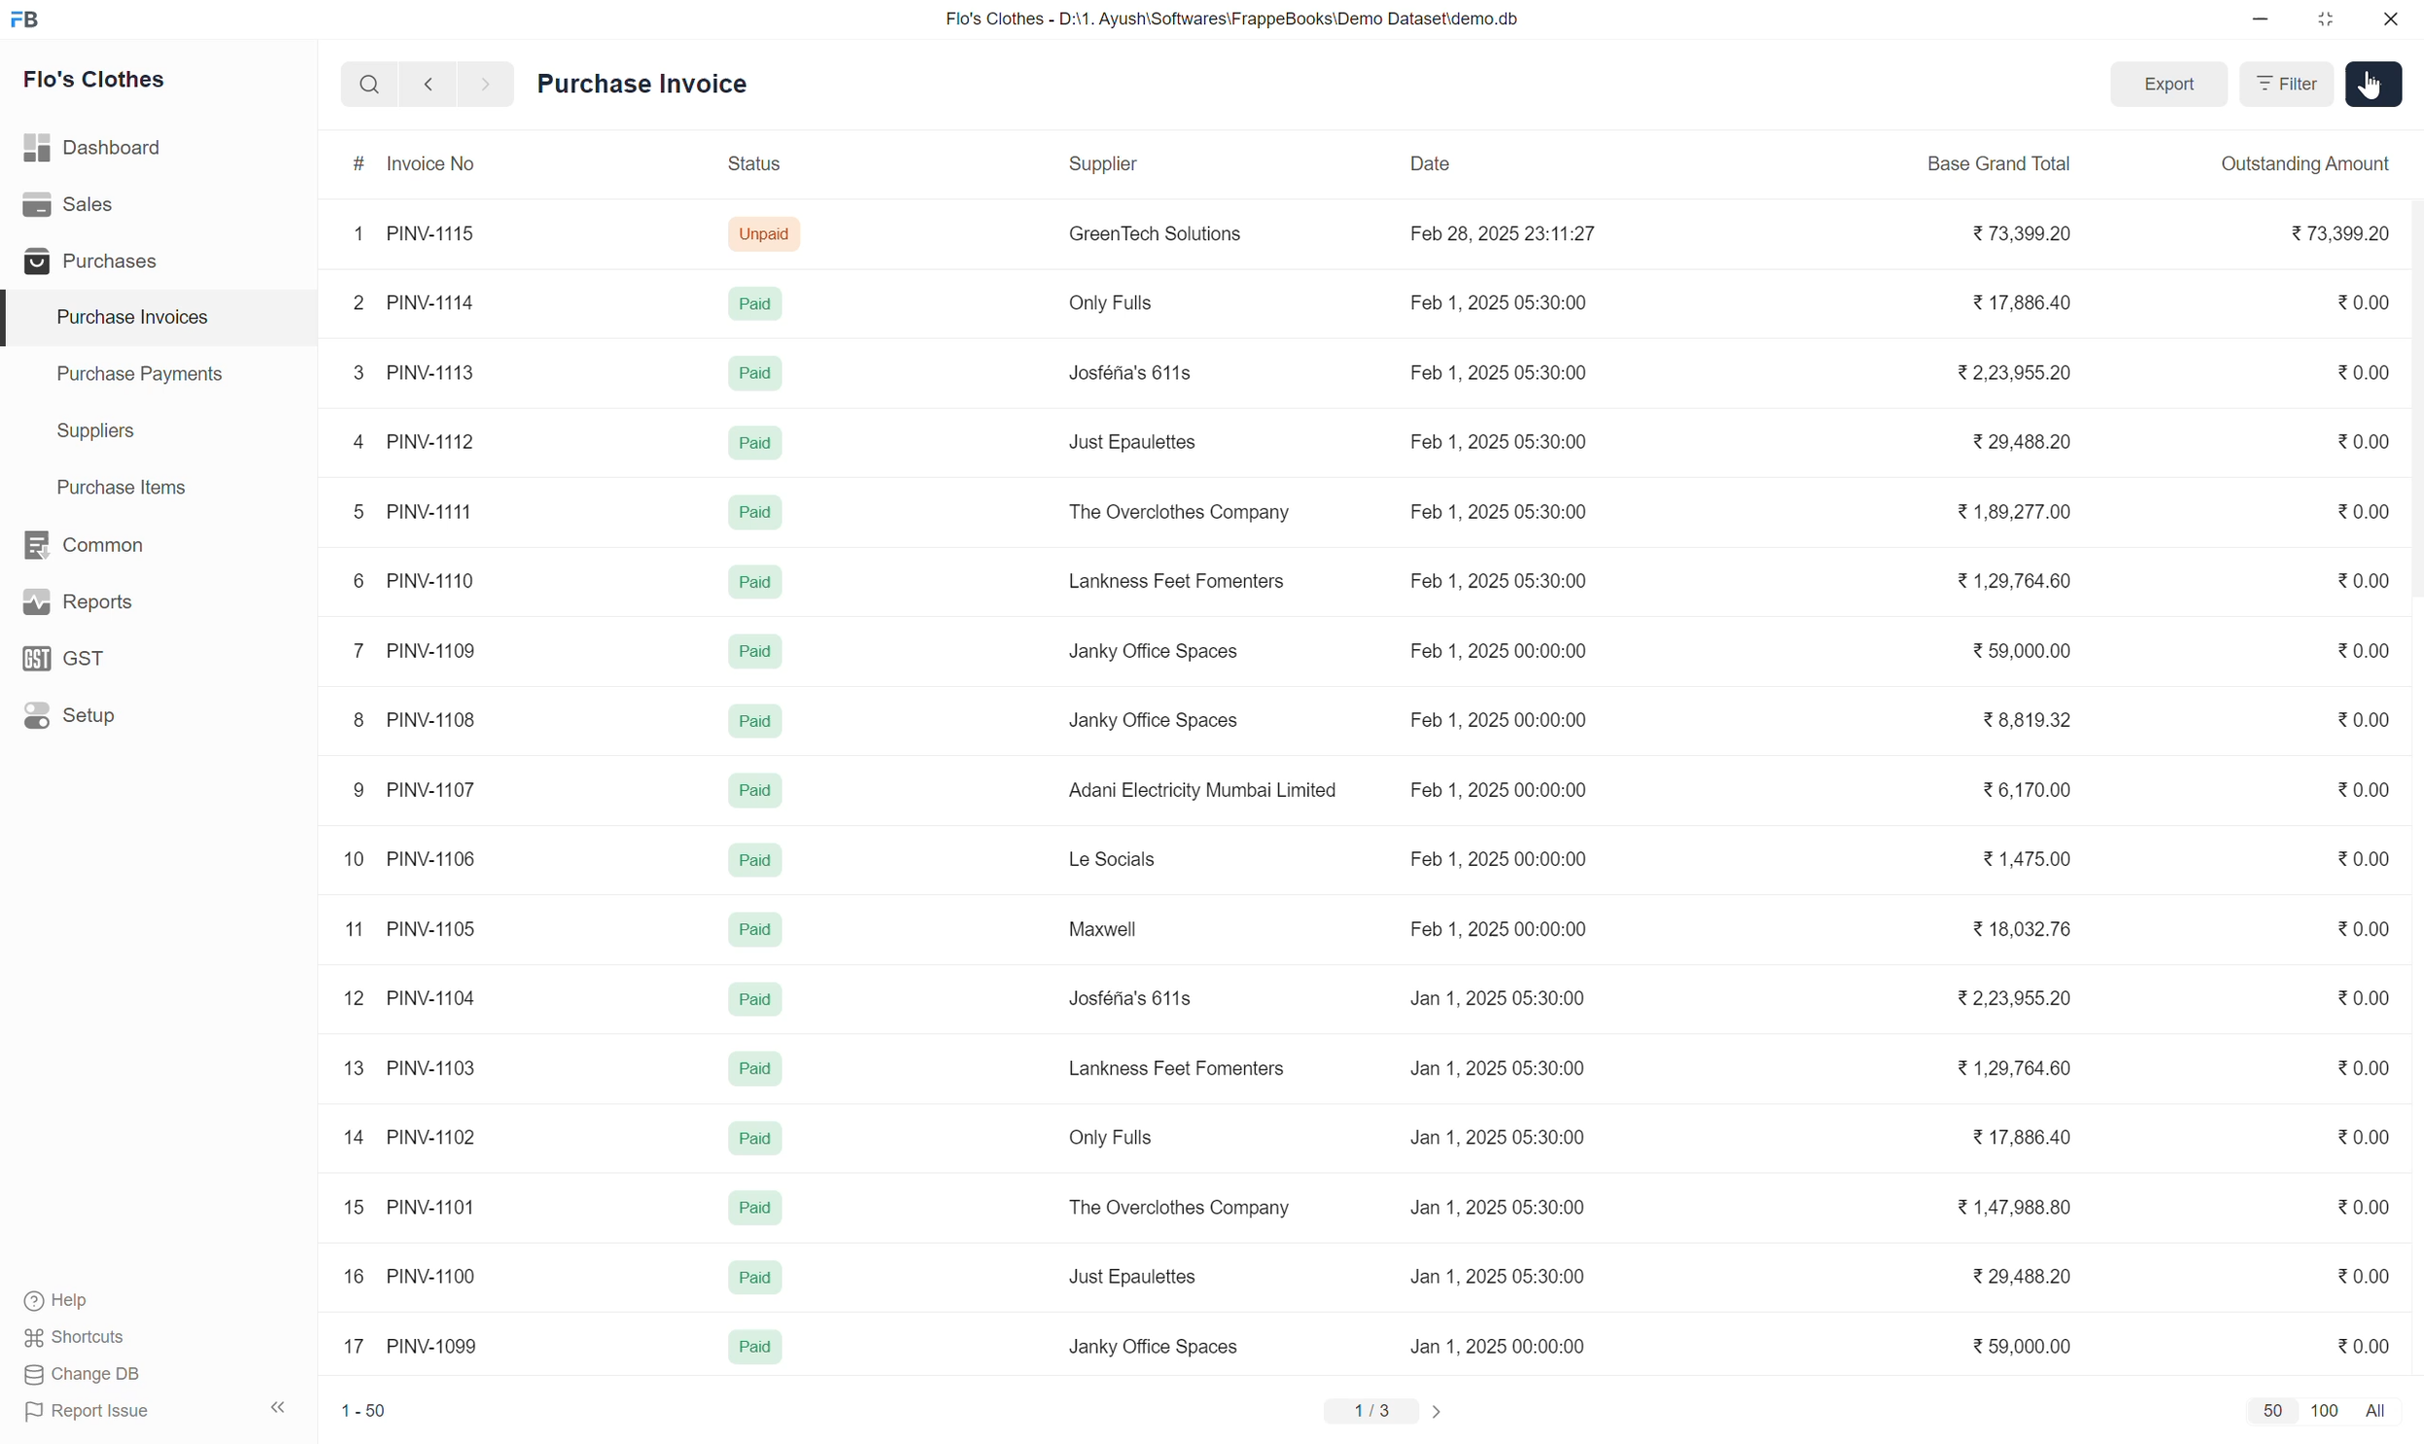  Describe the element at coordinates (2367, 446) in the screenshot. I see `0.00` at that location.